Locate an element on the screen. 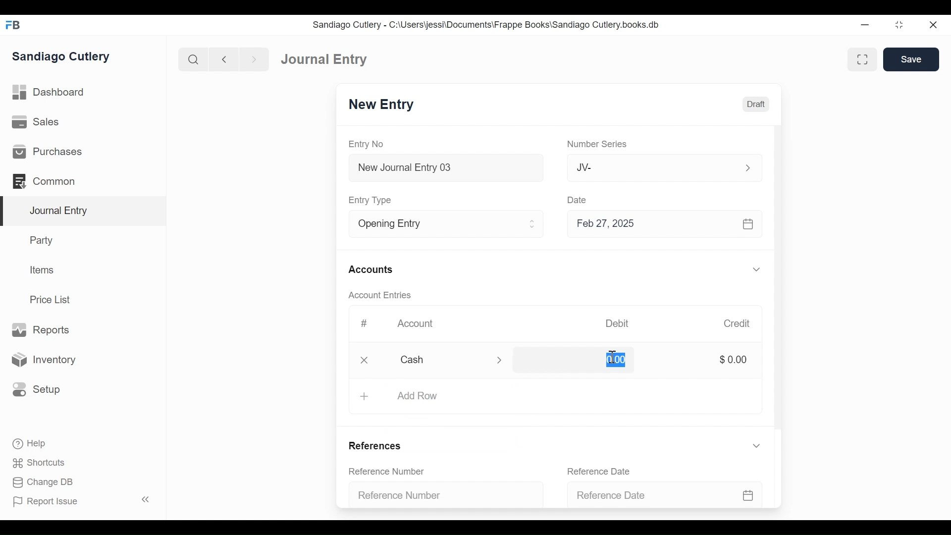 The width and height of the screenshot is (951, 535). Draft is located at coordinates (755, 105).